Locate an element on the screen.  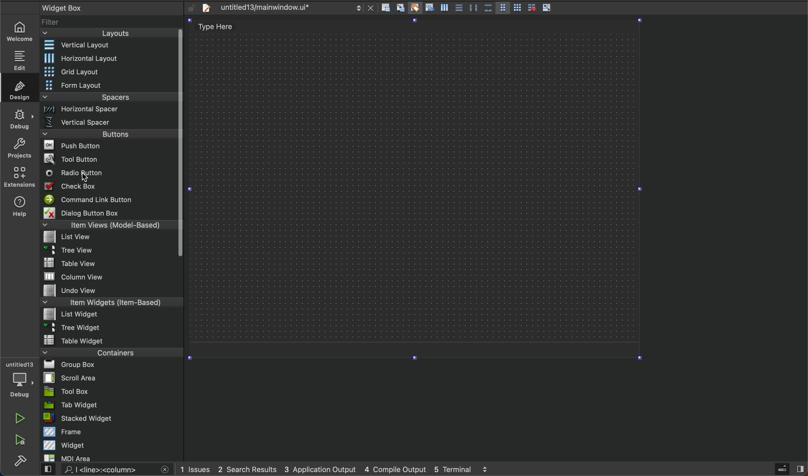
 is located at coordinates (110, 136).